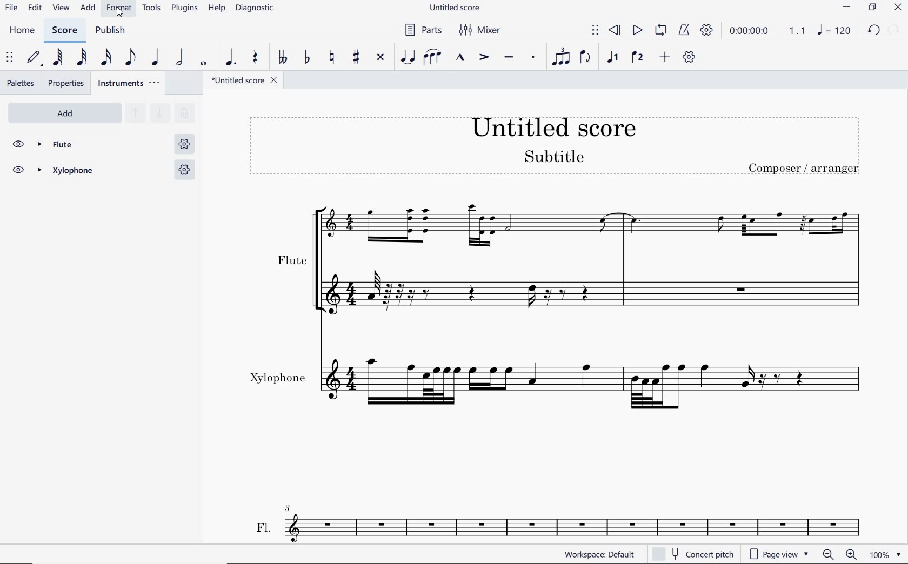  I want to click on REDO, so click(894, 30).